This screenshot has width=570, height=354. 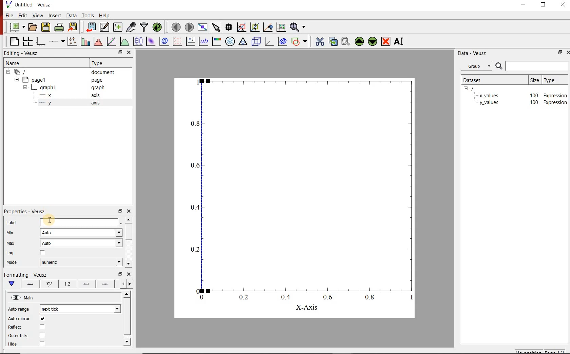 I want to click on veusz logo, so click(x=6, y=4).